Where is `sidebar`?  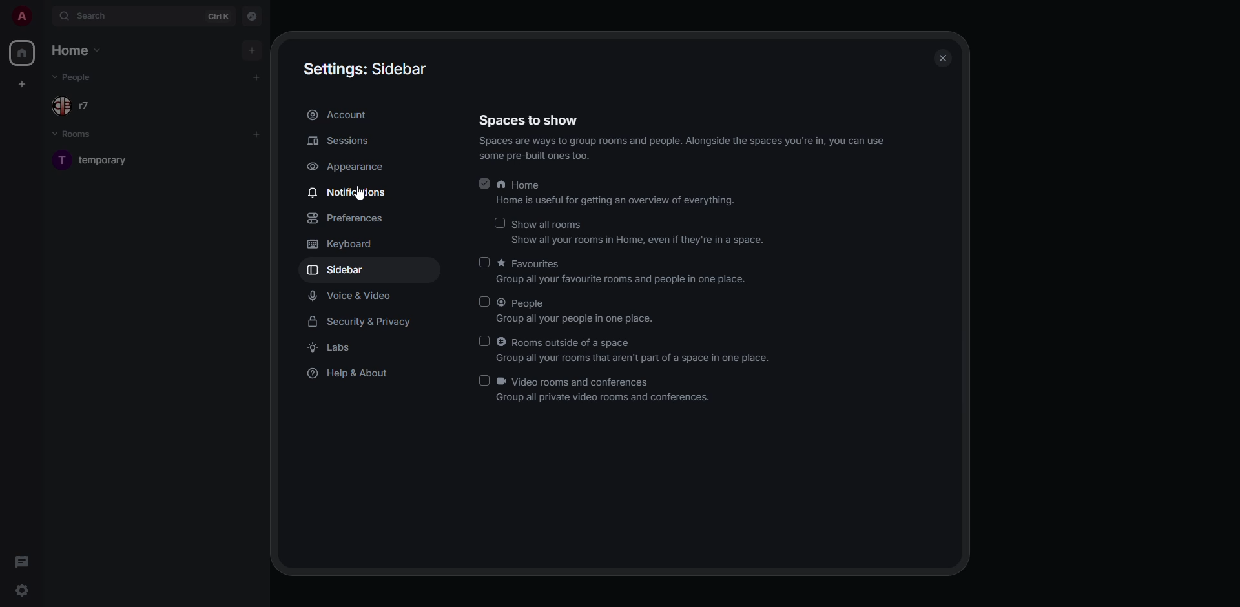 sidebar is located at coordinates (339, 270).